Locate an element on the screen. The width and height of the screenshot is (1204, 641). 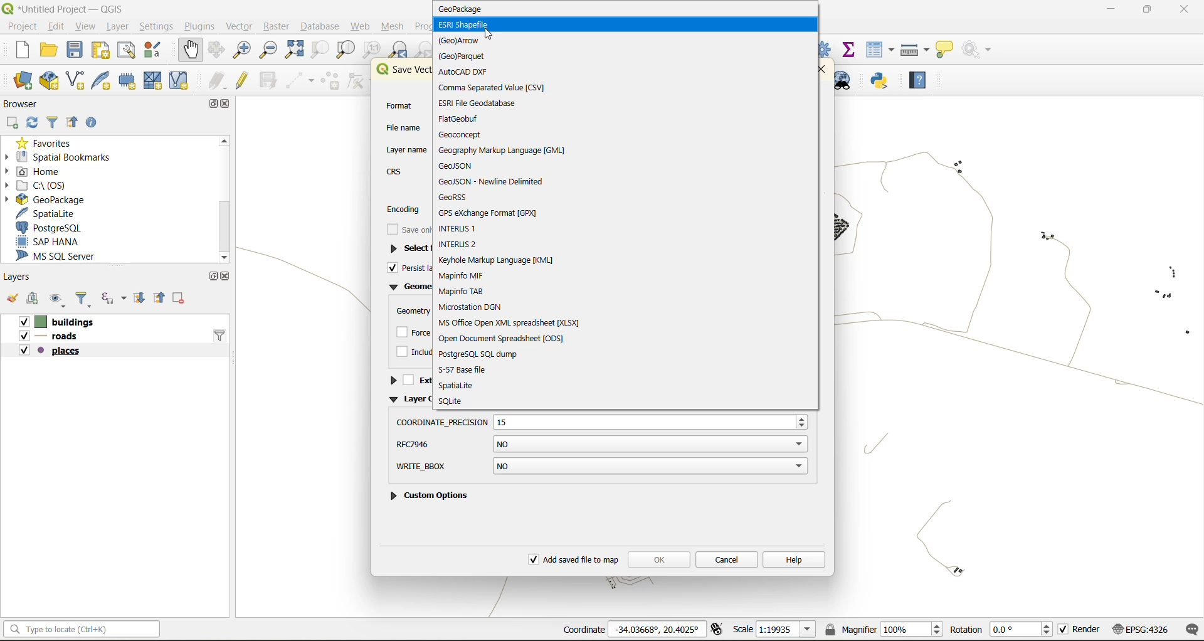
remove is located at coordinates (181, 299).